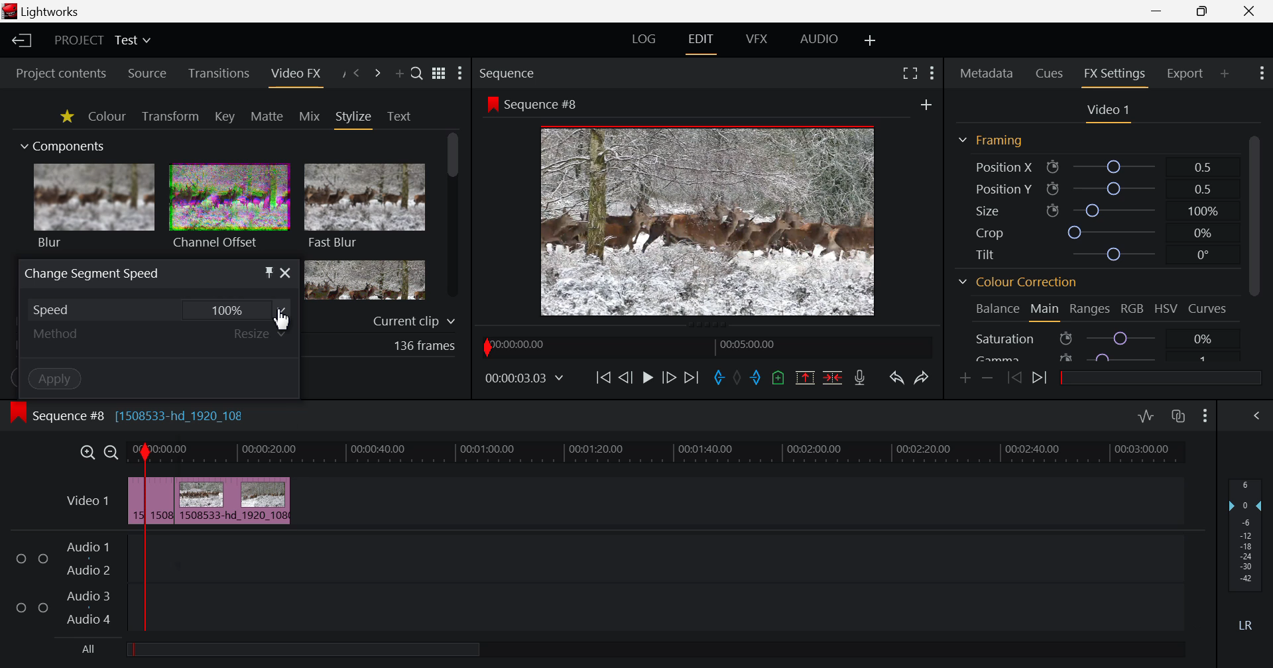 The width and height of the screenshot is (1273, 668). What do you see at coordinates (365, 208) in the screenshot?
I see `Fast Blur` at bounding box center [365, 208].